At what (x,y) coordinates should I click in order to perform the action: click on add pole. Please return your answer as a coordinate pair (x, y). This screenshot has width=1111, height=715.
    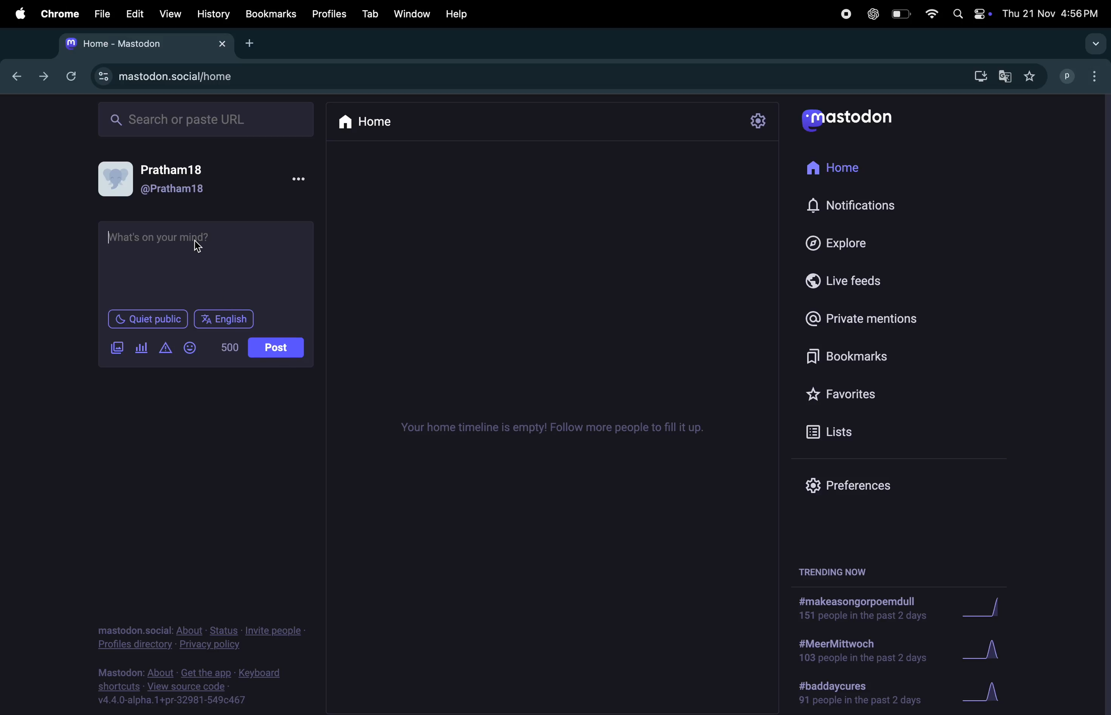
    Looking at the image, I should click on (141, 349).